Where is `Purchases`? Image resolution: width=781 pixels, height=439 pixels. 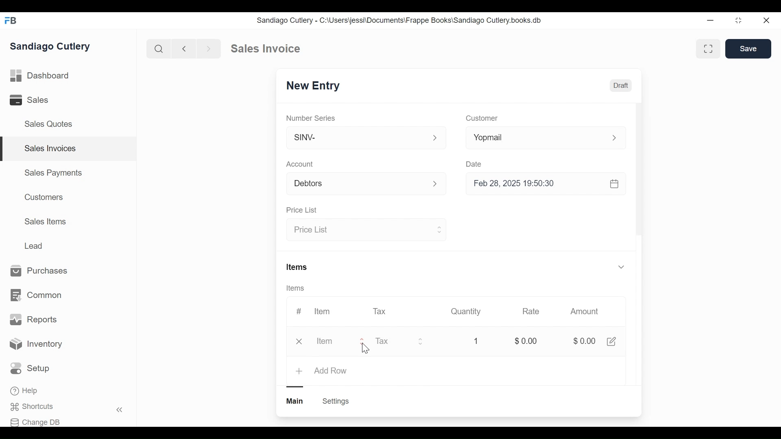 Purchases is located at coordinates (43, 271).